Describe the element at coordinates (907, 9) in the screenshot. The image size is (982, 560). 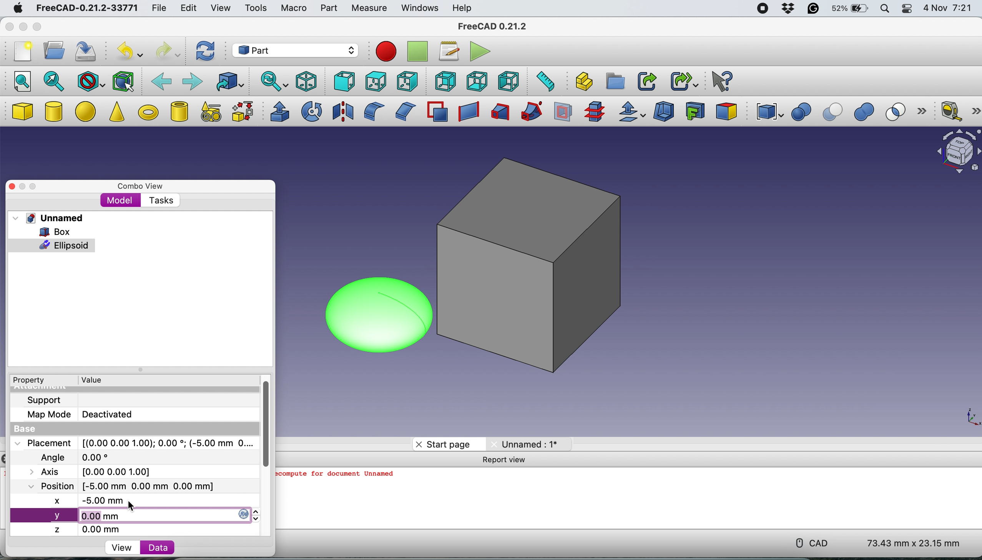
I see `control center` at that location.